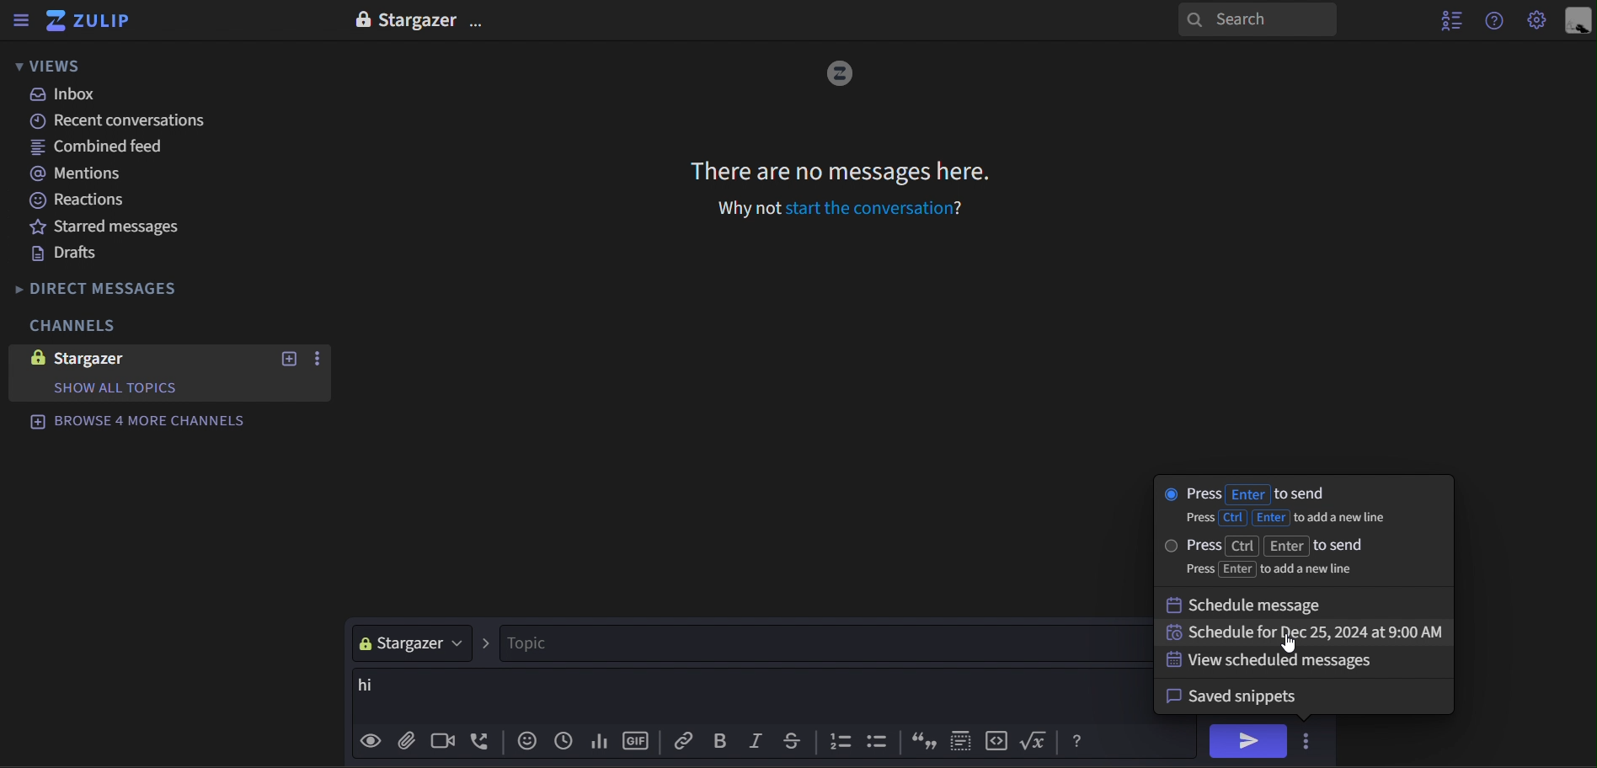 This screenshot has width=1597, height=768. Describe the element at coordinates (117, 254) in the screenshot. I see `drafts` at that location.